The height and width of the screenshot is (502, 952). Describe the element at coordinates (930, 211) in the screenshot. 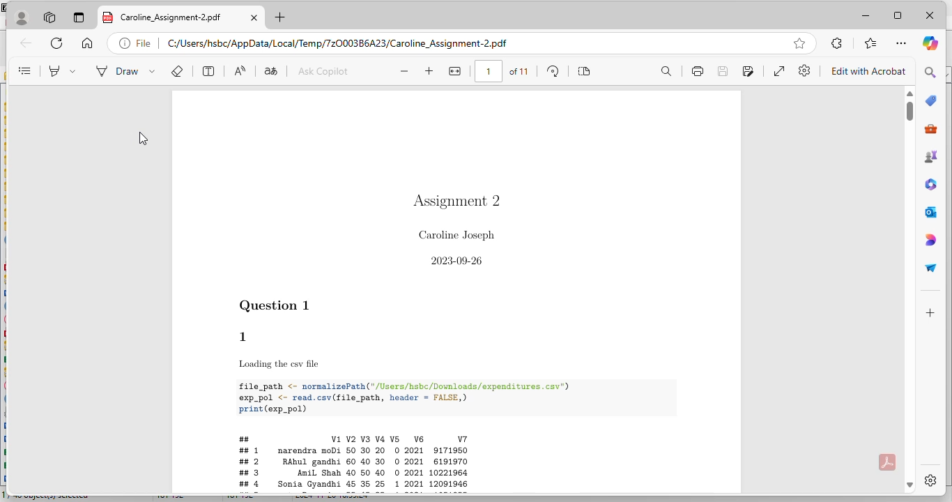

I see `outlook` at that location.